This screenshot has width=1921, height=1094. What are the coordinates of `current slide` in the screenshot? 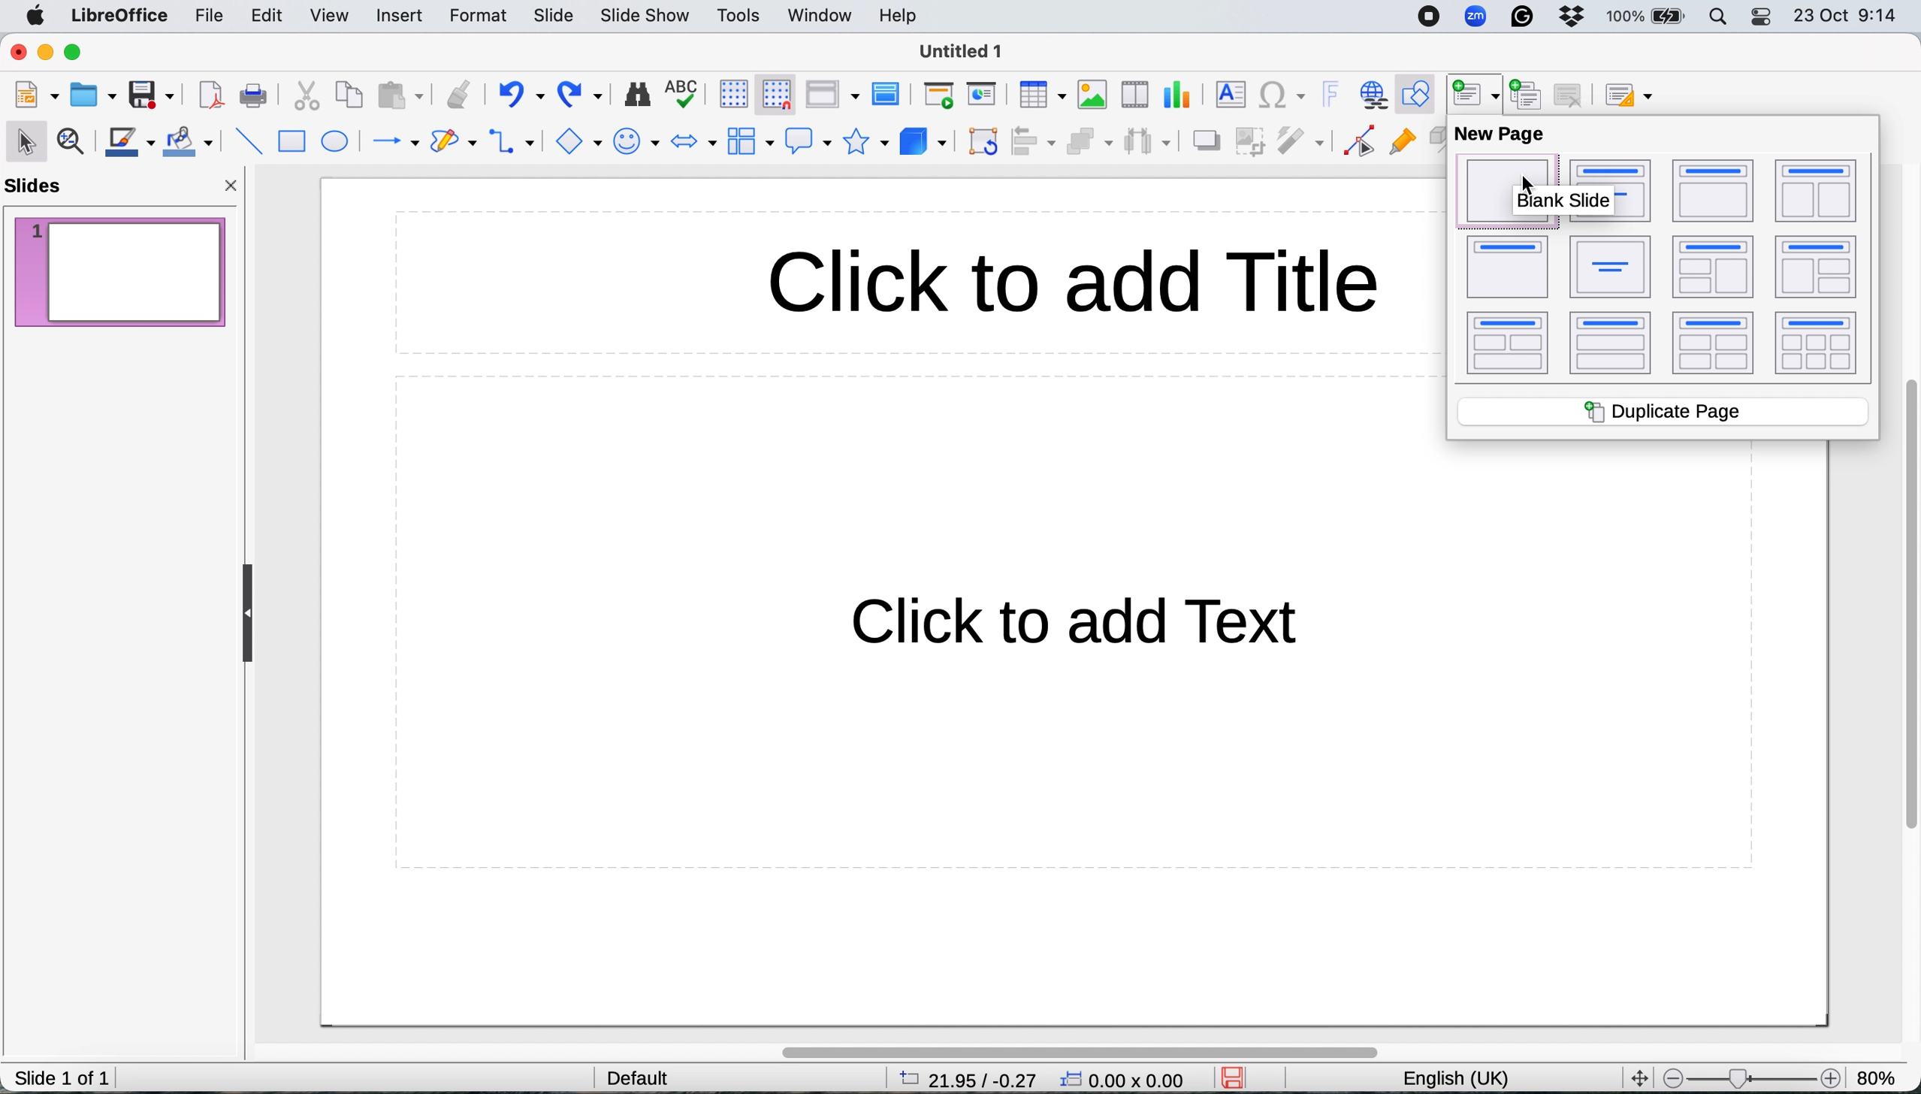 It's located at (119, 269).